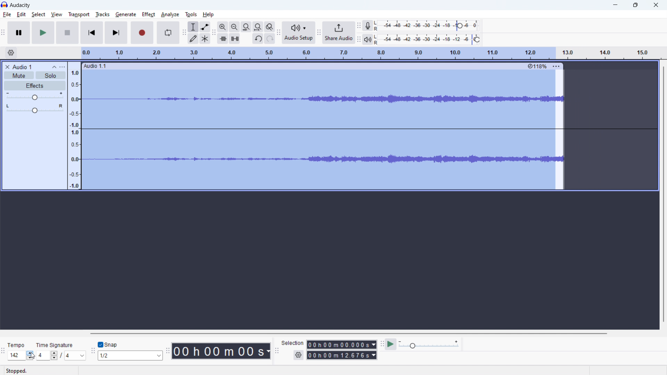  Describe the element at coordinates (390, 344) in the screenshot. I see `play at speed` at that location.